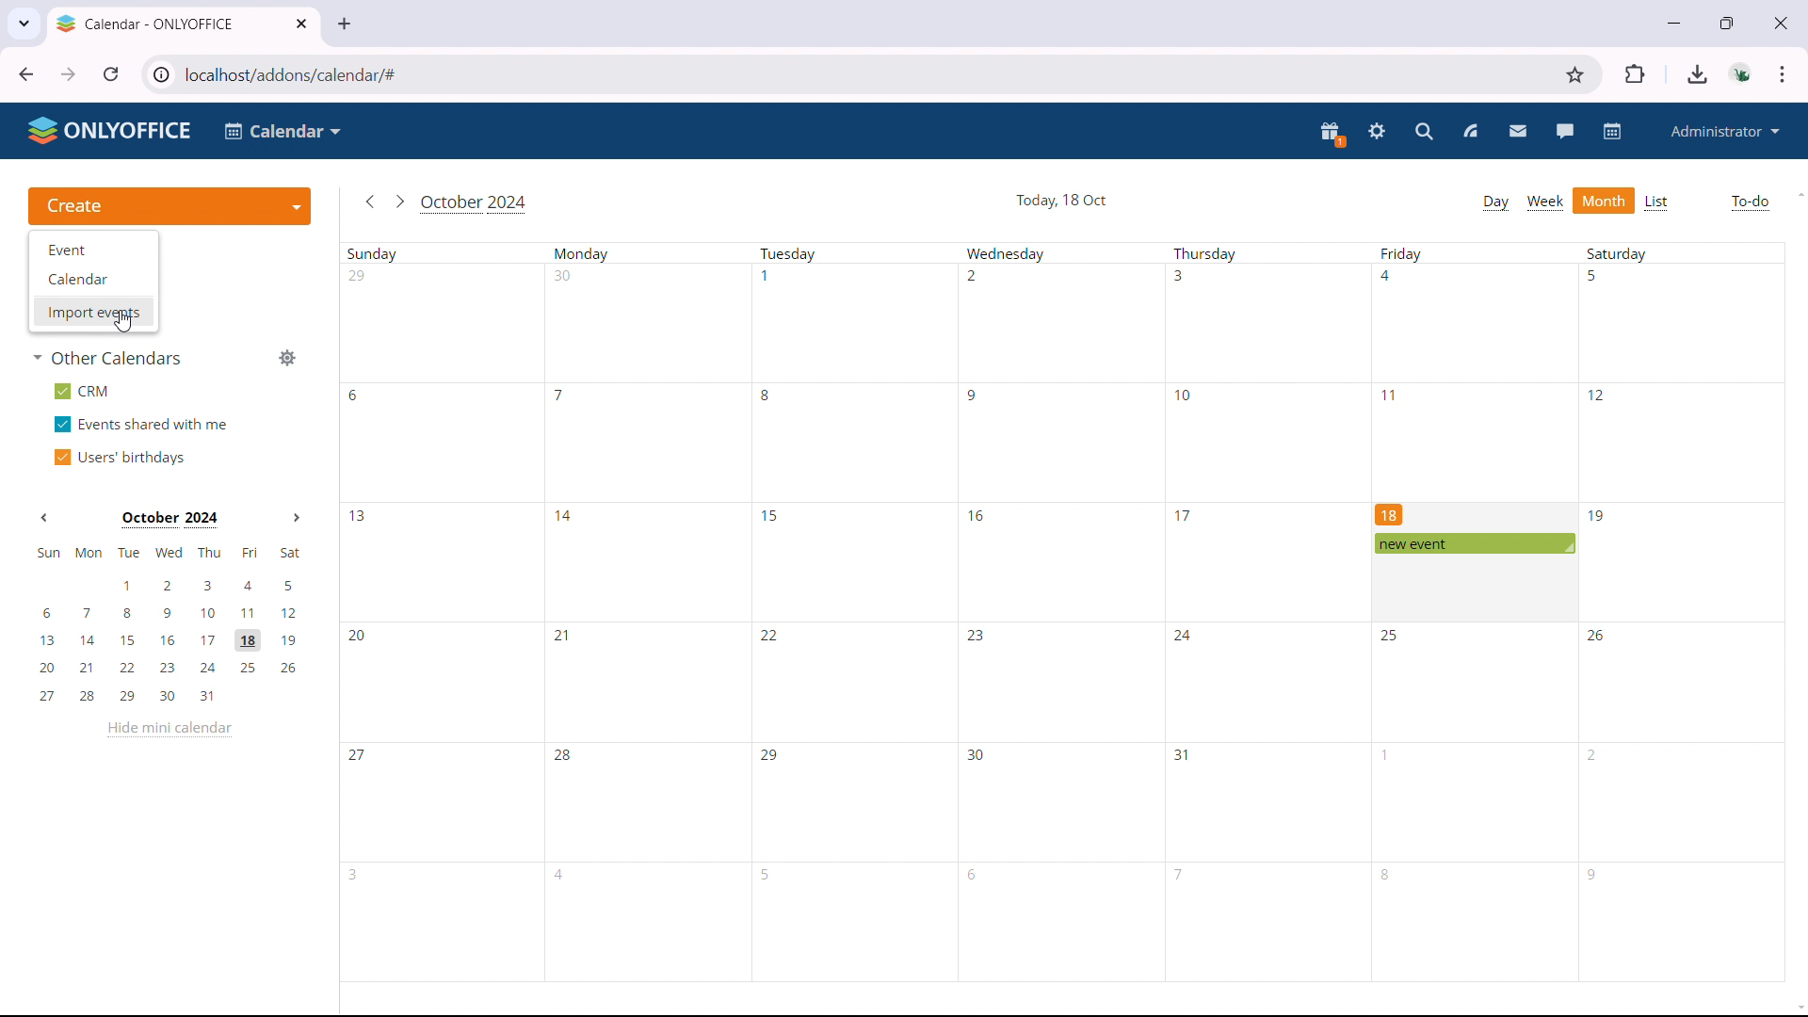 The width and height of the screenshot is (1808, 1017). What do you see at coordinates (975, 396) in the screenshot?
I see `9` at bounding box center [975, 396].